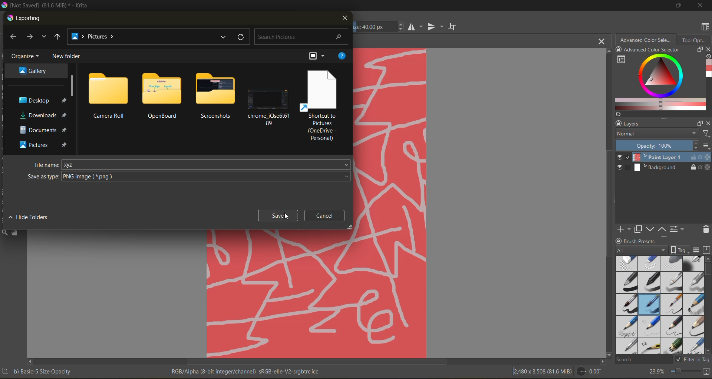 This screenshot has height=379, width=712. I want to click on folder destination, so click(44, 130).